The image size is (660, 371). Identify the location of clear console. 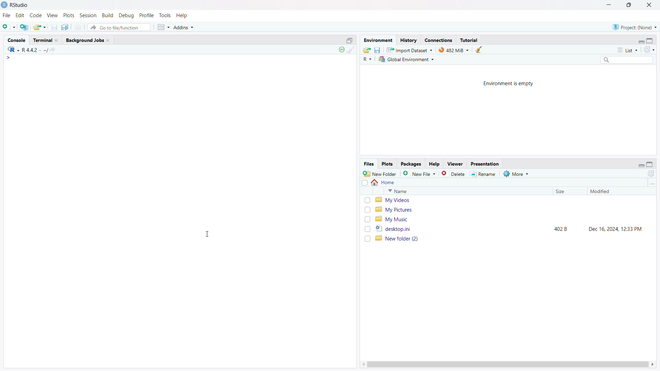
(351, 50).